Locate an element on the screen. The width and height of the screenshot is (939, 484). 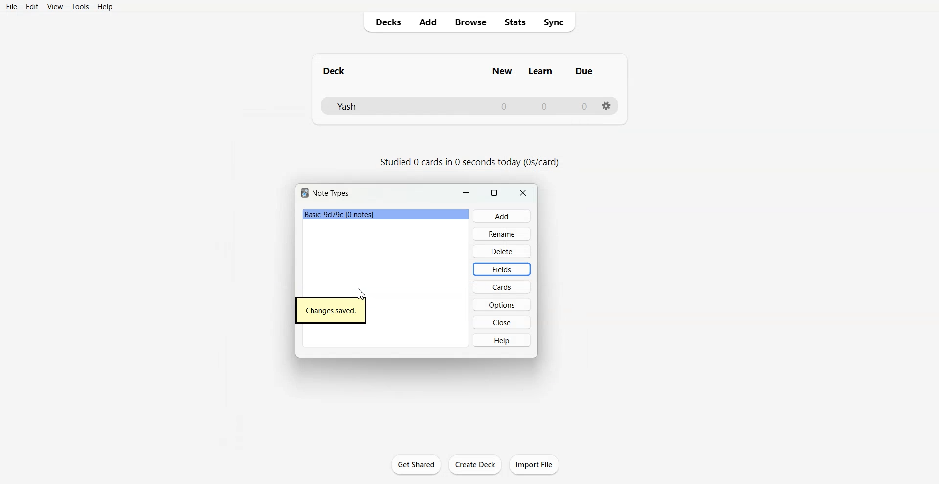
Get Shared is located at coordinates (416, 464).